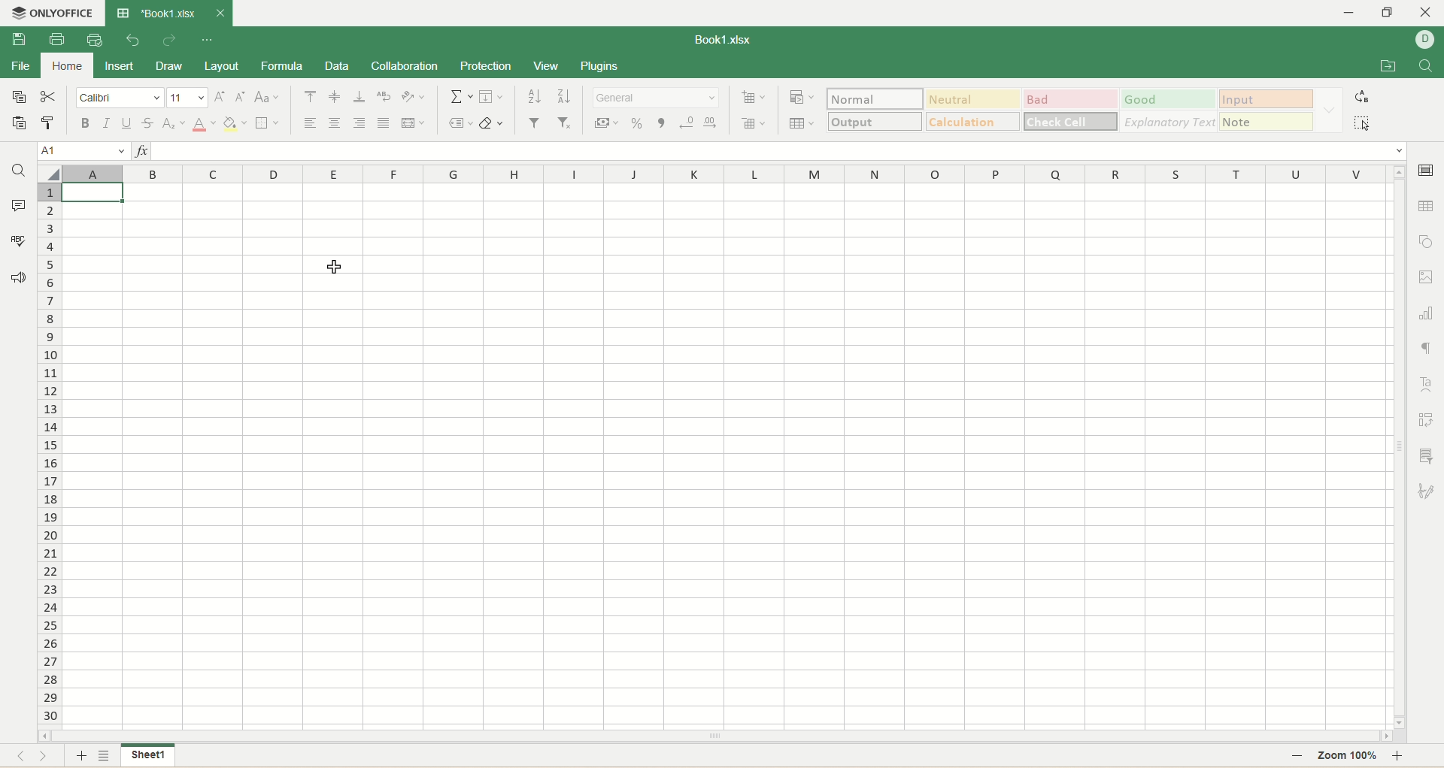 The image size is (1444, 768). Describe the element at coordinates (974, 121) in the screenshot. I see `calculations` at that location.